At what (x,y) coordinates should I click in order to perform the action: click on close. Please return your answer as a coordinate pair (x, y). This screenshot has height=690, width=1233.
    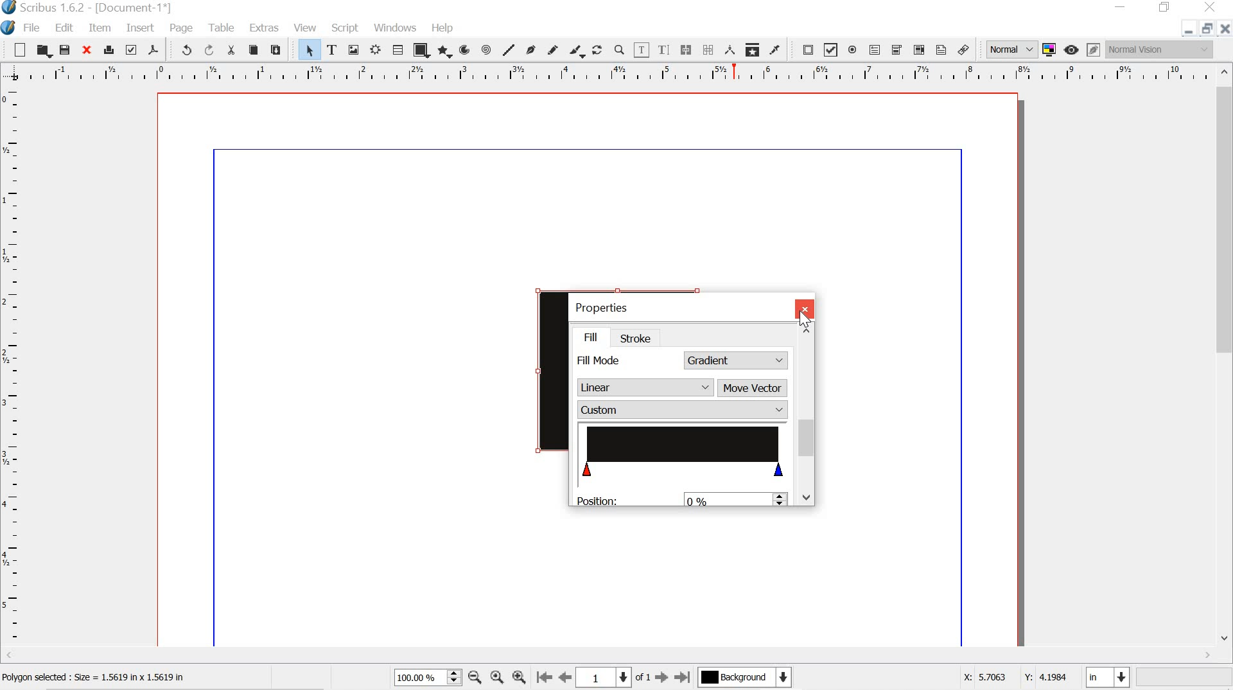
    Looking at the image, I should click on (803, 308).